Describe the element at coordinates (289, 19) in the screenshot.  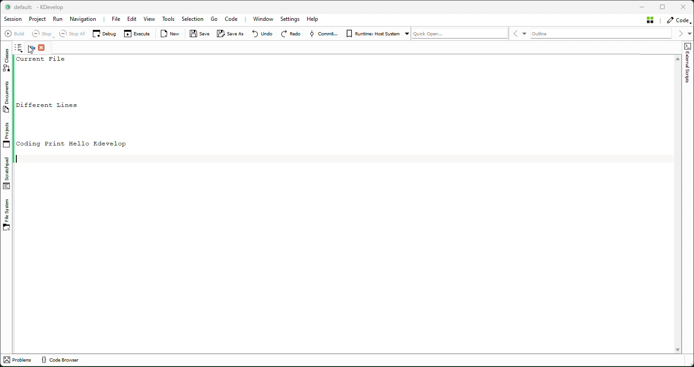
I see `Settings` at that location.